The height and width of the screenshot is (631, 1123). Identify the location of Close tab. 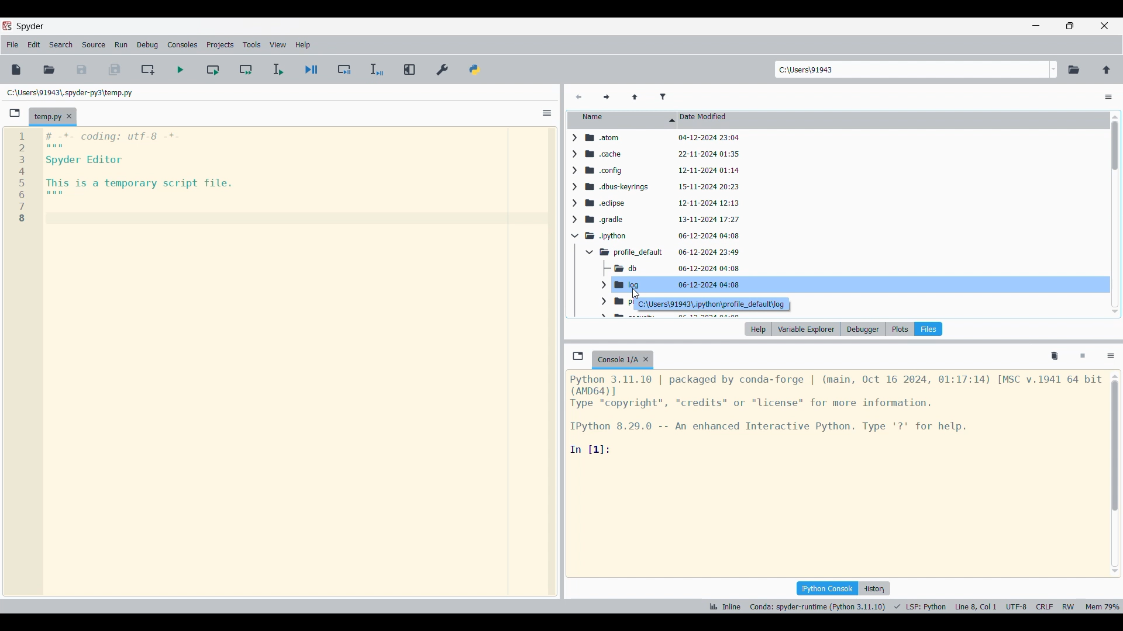
(69, 116).